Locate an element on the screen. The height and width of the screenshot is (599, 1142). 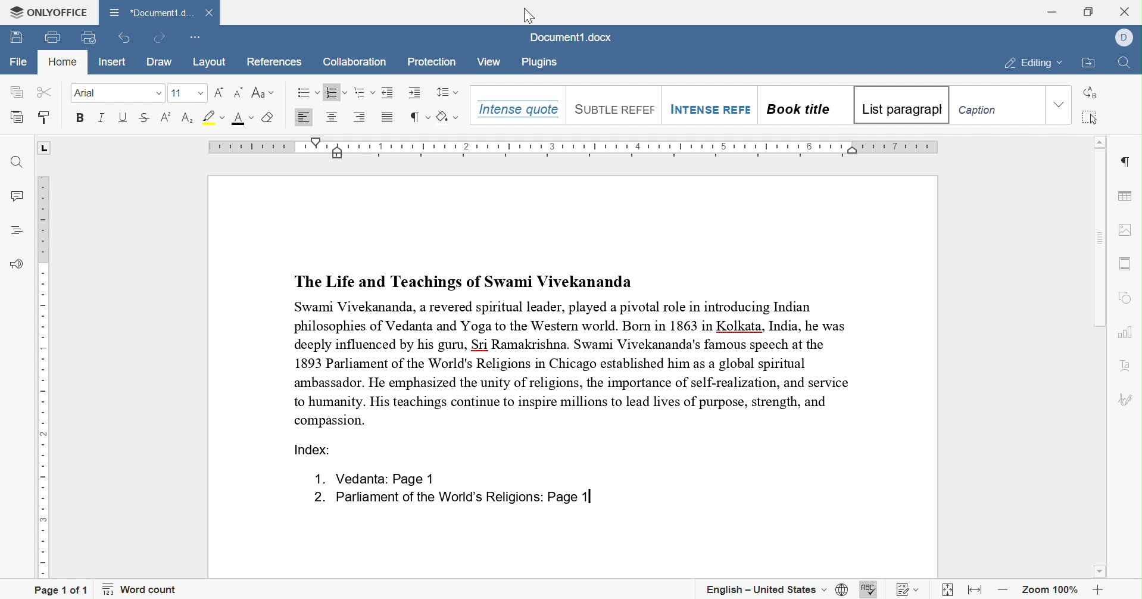
find is located at coordinates (1127, 65).